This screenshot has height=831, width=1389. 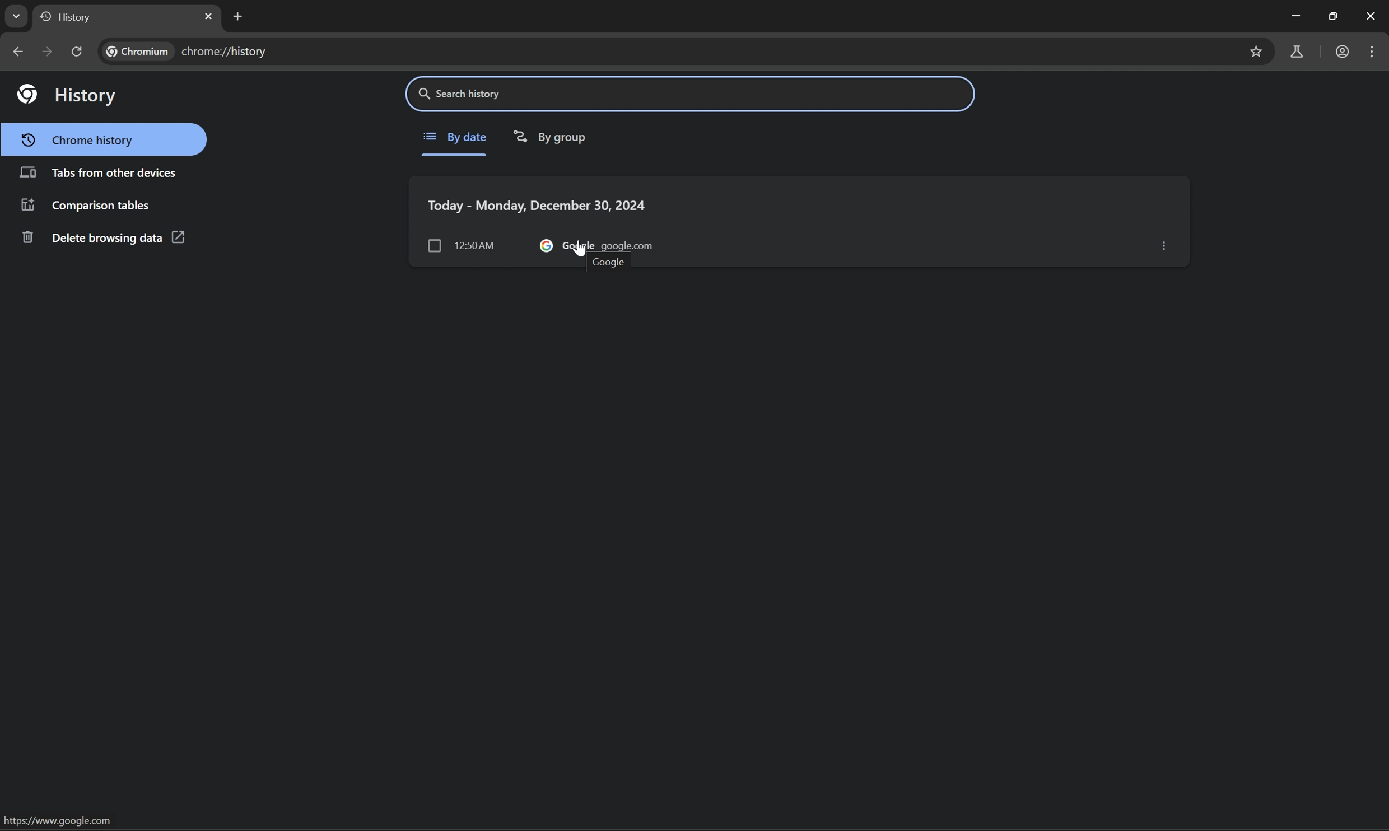 What do you see at coordinates (456, 137) in the screenshot?
I see `By date` at bounding box center [456, 137].